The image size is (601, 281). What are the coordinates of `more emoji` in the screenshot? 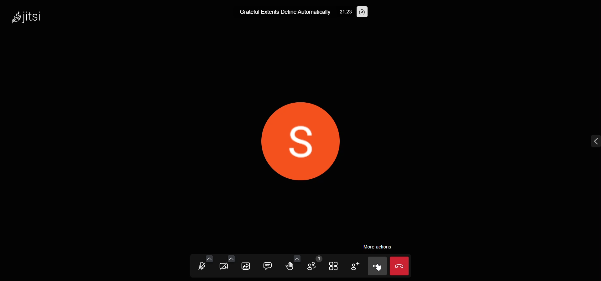 It's located at (297, 258).